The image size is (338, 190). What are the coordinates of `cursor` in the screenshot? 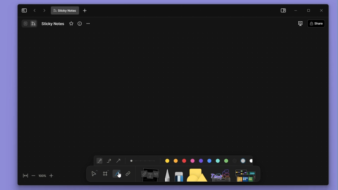 It's located at (120, 175).